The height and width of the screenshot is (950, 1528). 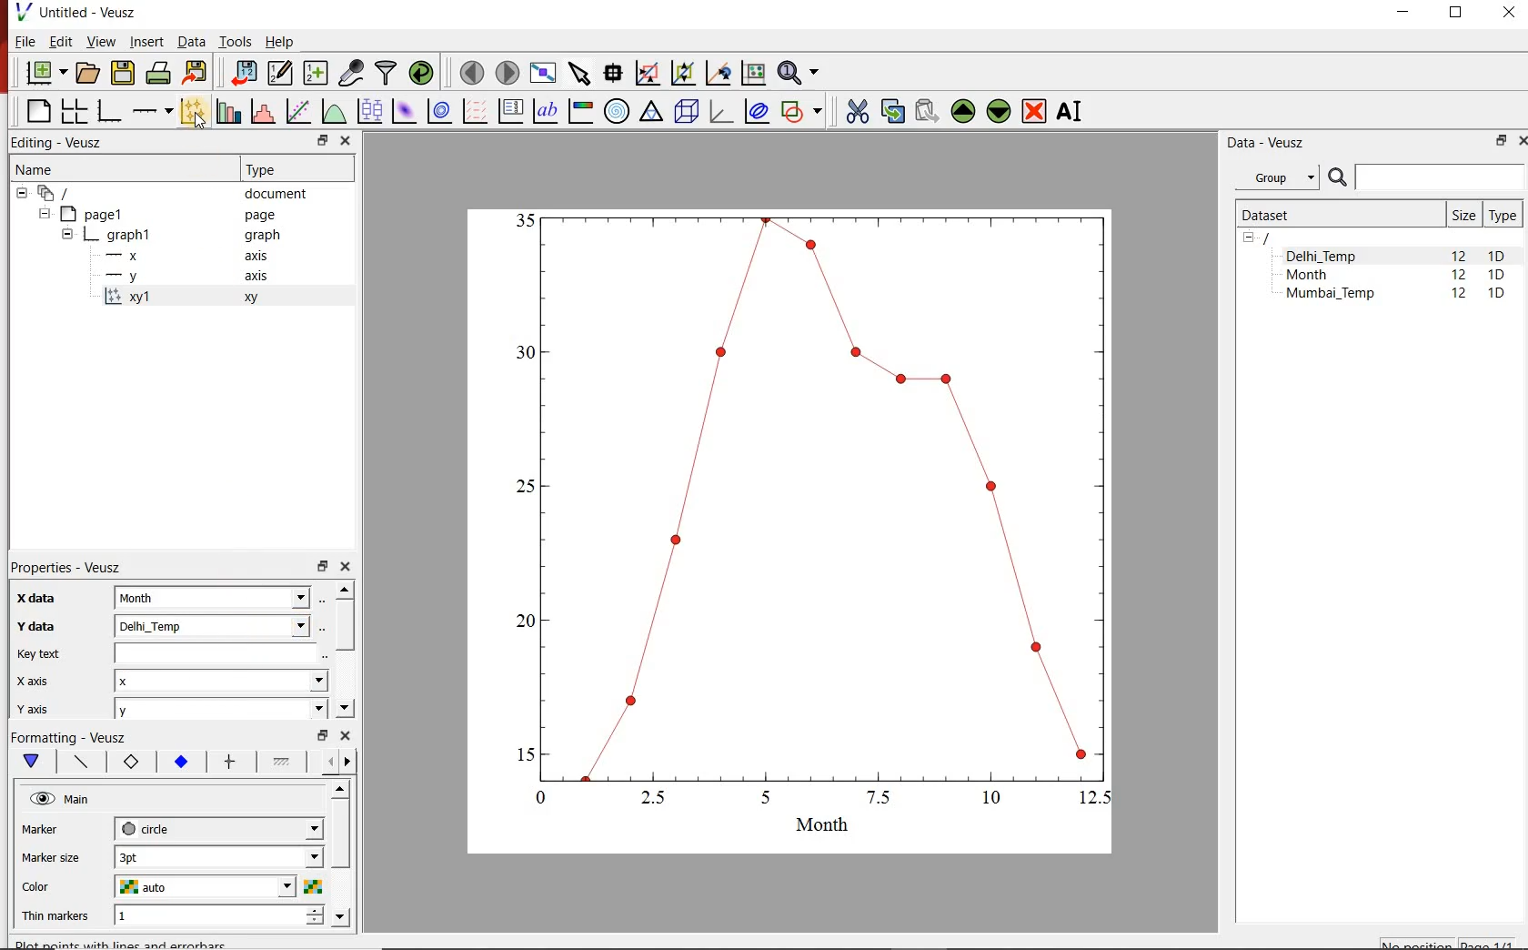 What do you see at coordinates (685, 112) in the screenshot?
I see `3d scene` at bounding box center [685, 112].